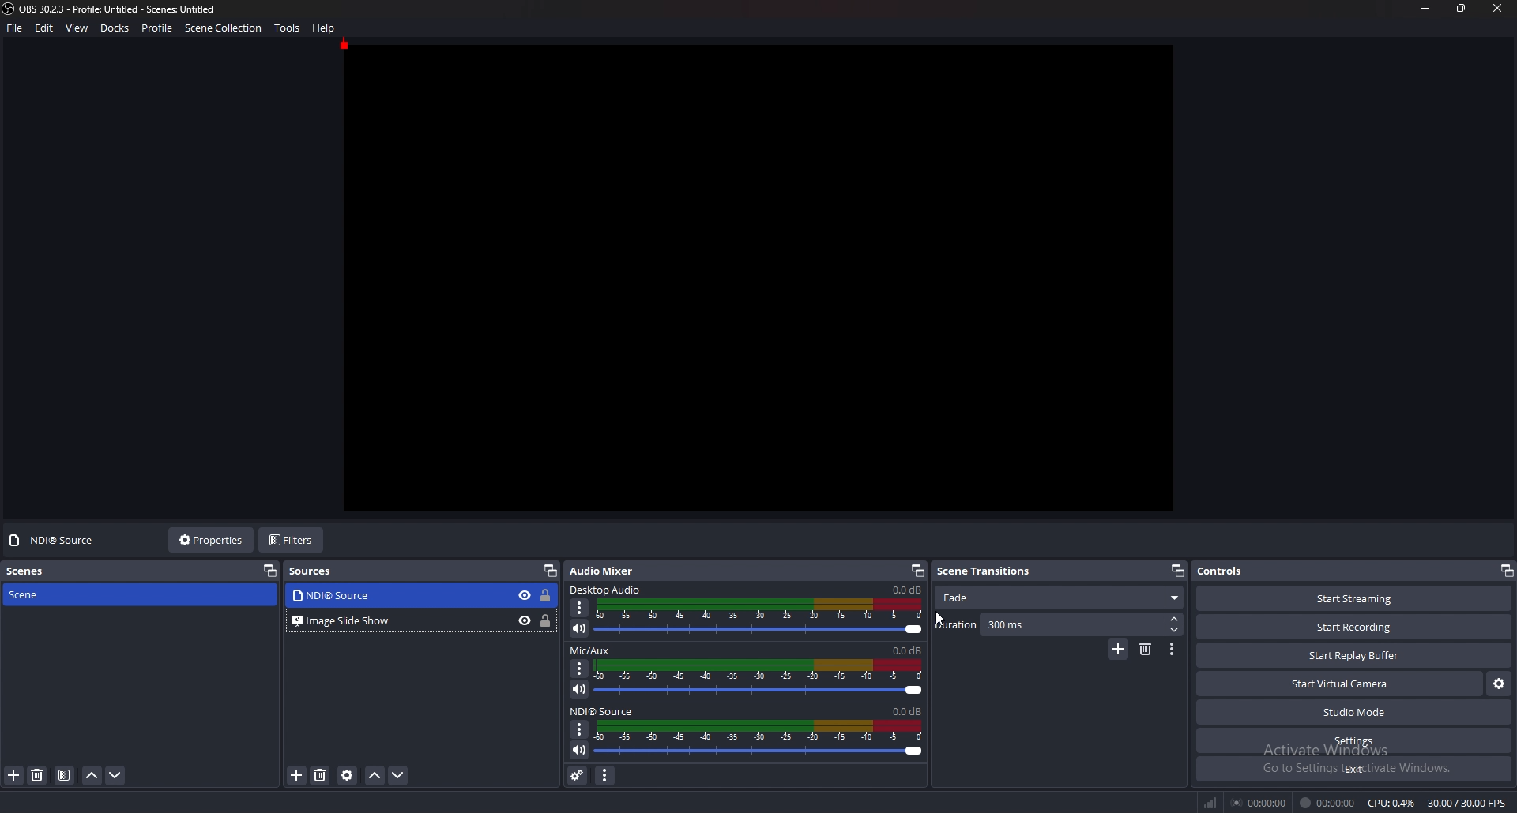 Image resolution: width=1517 pixels, height=813 pixels. Describe the element at coordinates (579, 690) in the screenshot. I see `mute` at that location.